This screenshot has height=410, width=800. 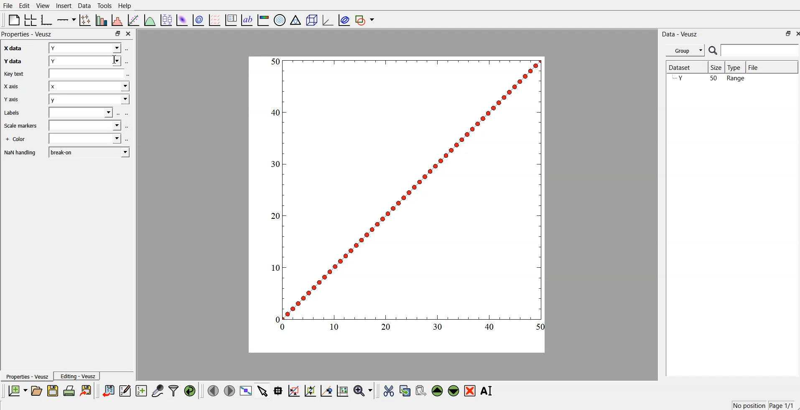 I want to click on edit and enter datapoints, so click(x=125, y=391).